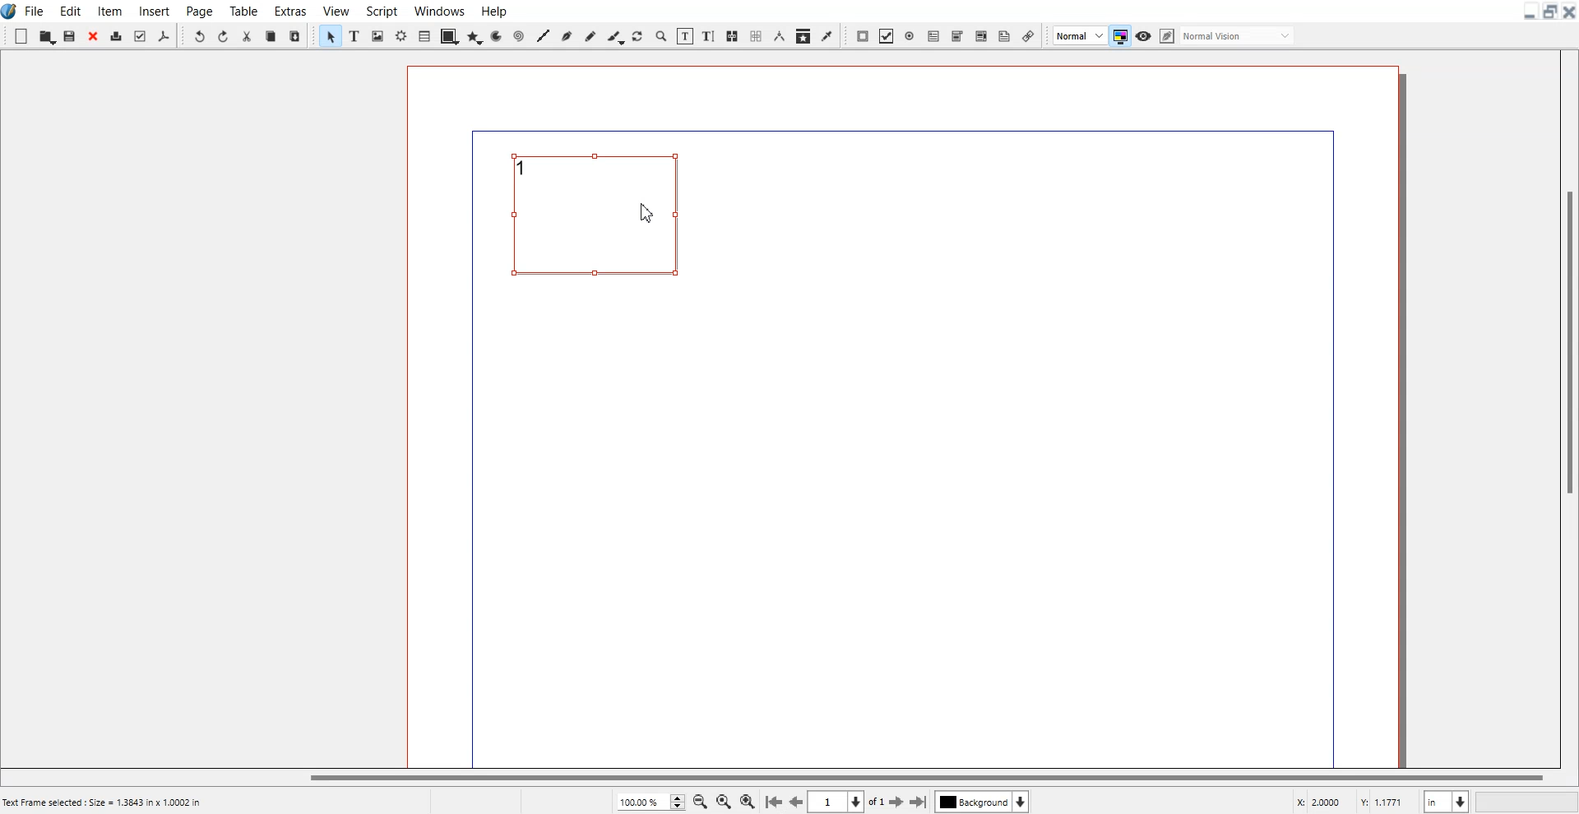 This screenshot has height=814, width=1579. What do you see at coordinates (776, 779) in the screenshot?
I see `Horizontal Scroll bar` at bounding box center [776, 779].